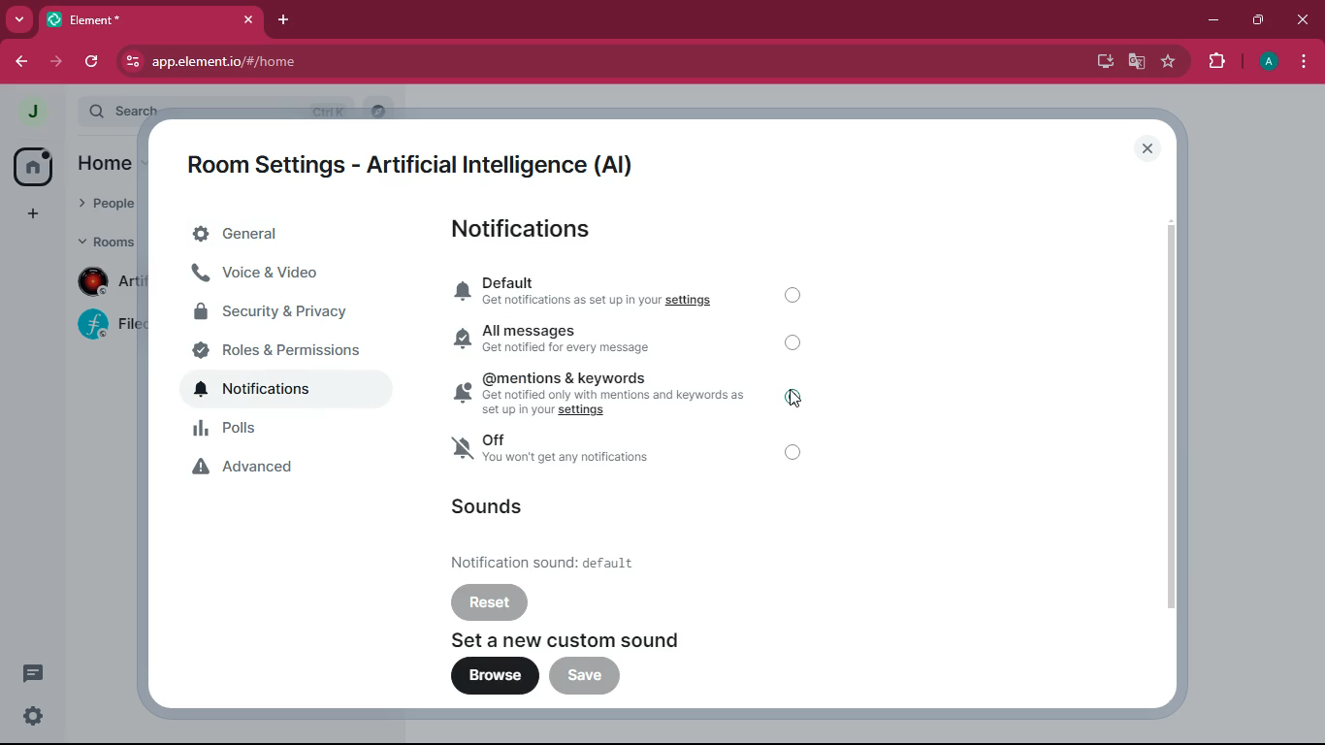  I want to click on save, so click(586, 676).